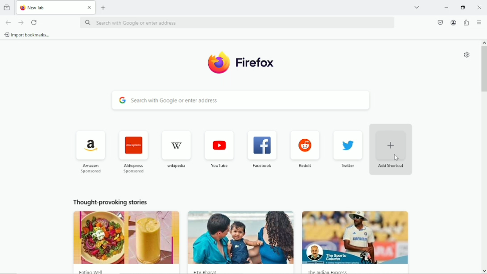 The image size is (487, 274). I want to click on Amazon, so click(89, 151).